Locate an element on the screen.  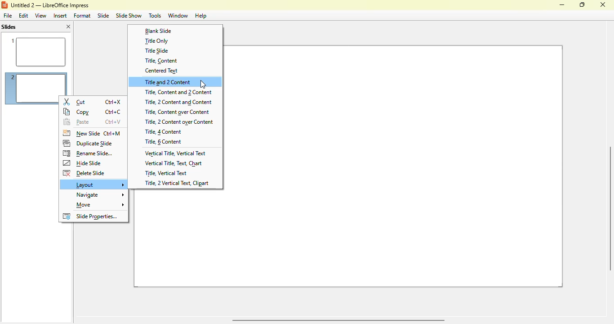
delete slide is located at coordinates (85, 173).